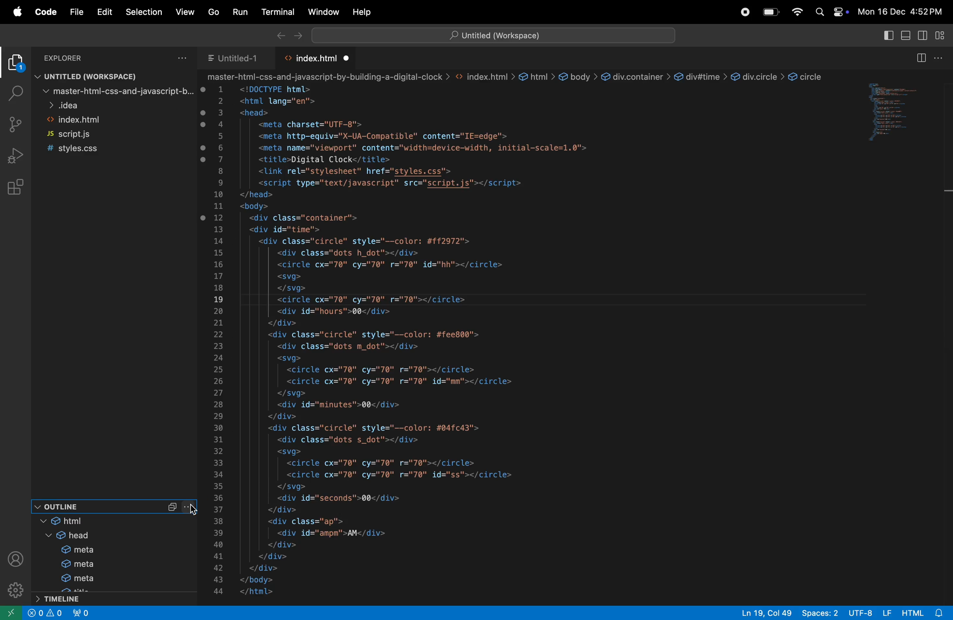  What do you see at coordinates (213, 13) in the screenshot?
I see `go` at bounding box center [213, 13].